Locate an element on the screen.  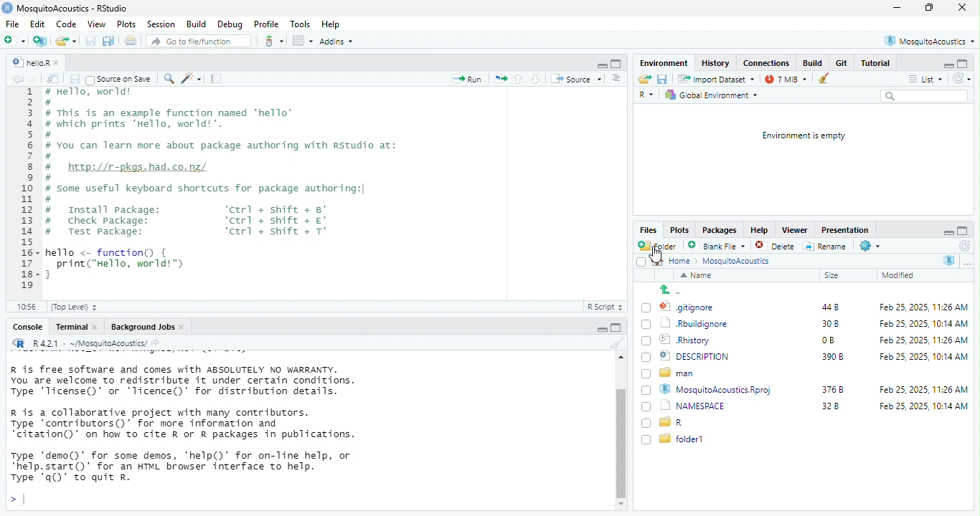
hide console is located at coordinates (618, 330).